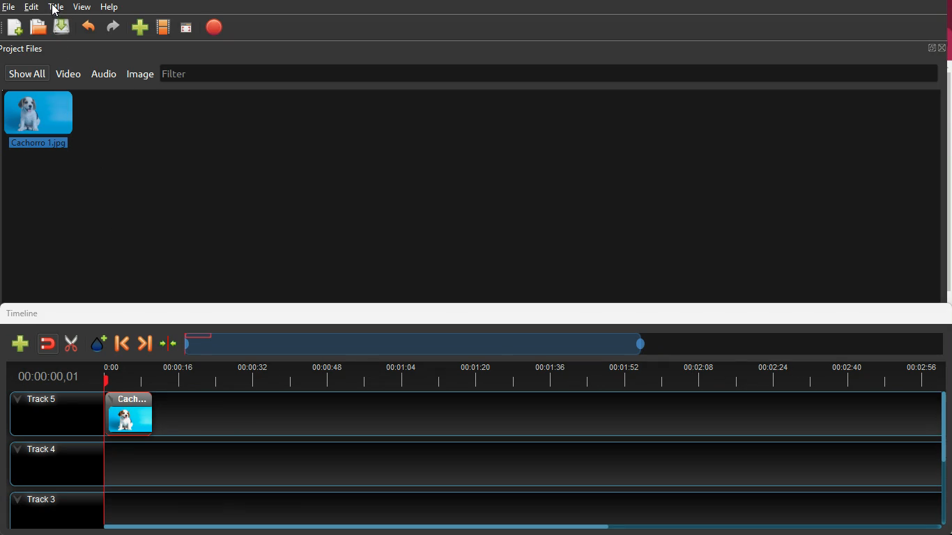  Describe the element at coordinates (58, 6) in the screenshot. I see `title` at that location.